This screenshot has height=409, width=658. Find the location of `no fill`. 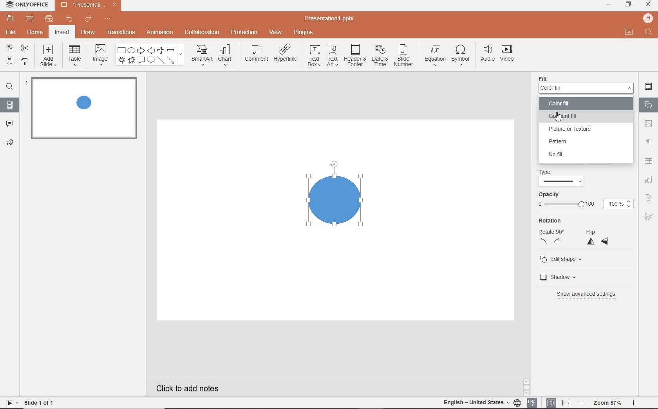

no fill is located at coordinates (555, 155).